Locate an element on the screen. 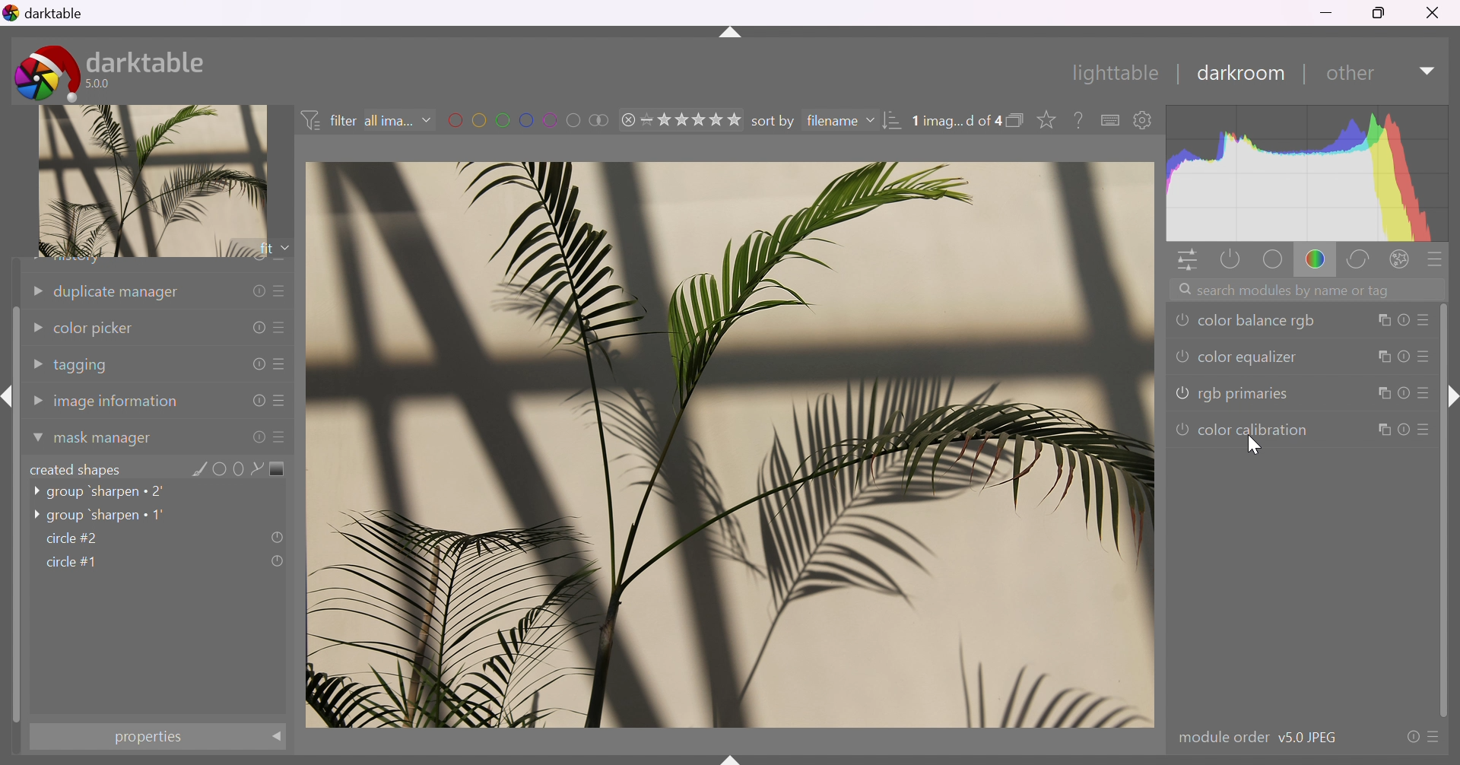 The height and width of the screenshot is (765, 1460). collapse grouped image is located at coordinates (1016, 122).